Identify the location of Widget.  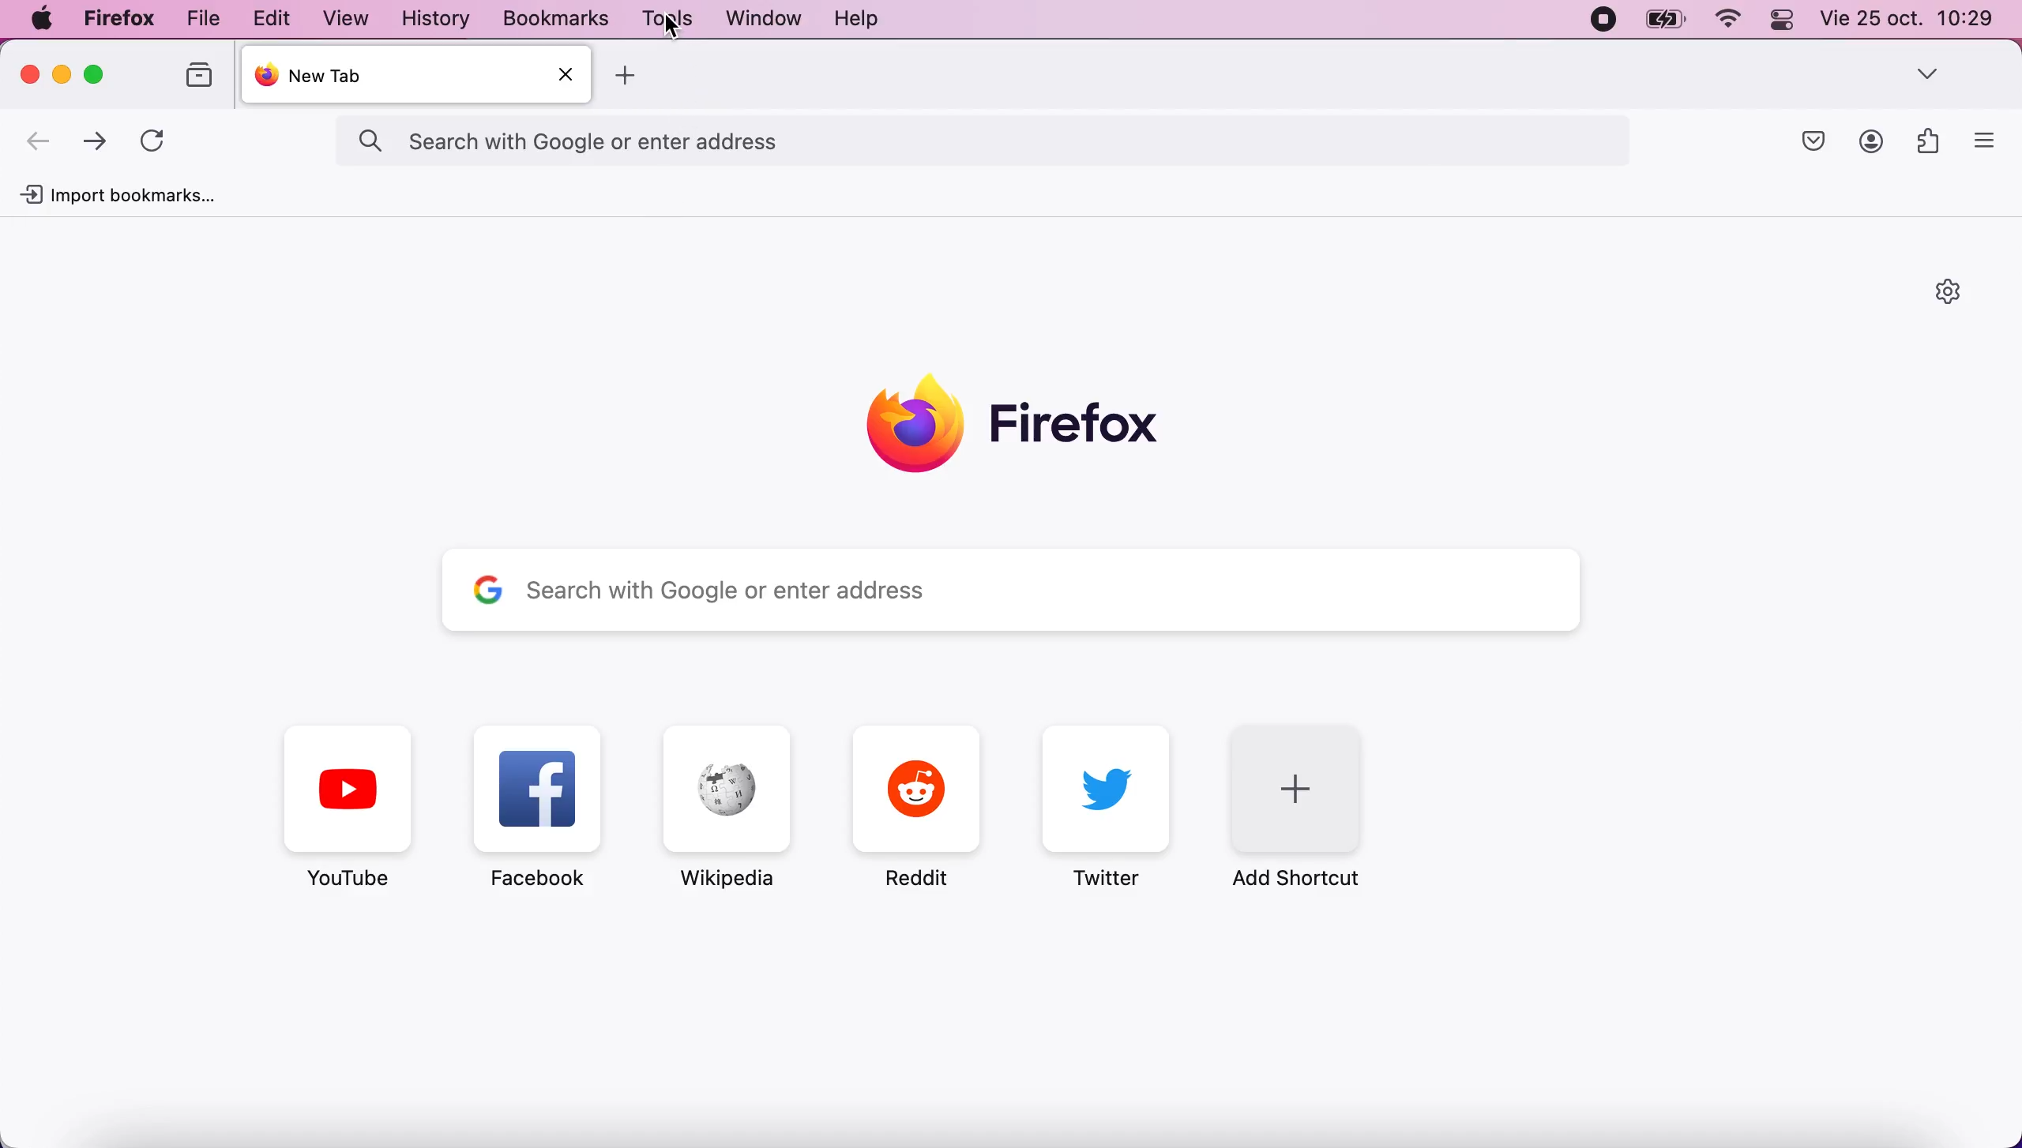
(1930, 140).